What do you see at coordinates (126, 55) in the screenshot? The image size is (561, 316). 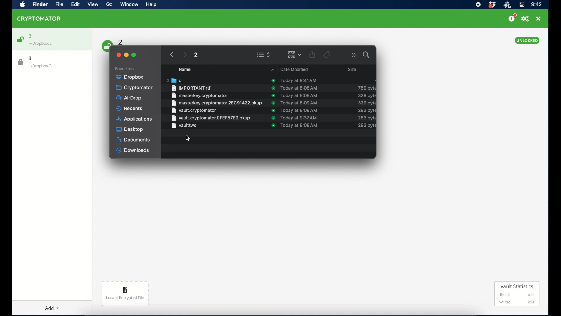 I see `minimize` at bounding box center [126, 55].